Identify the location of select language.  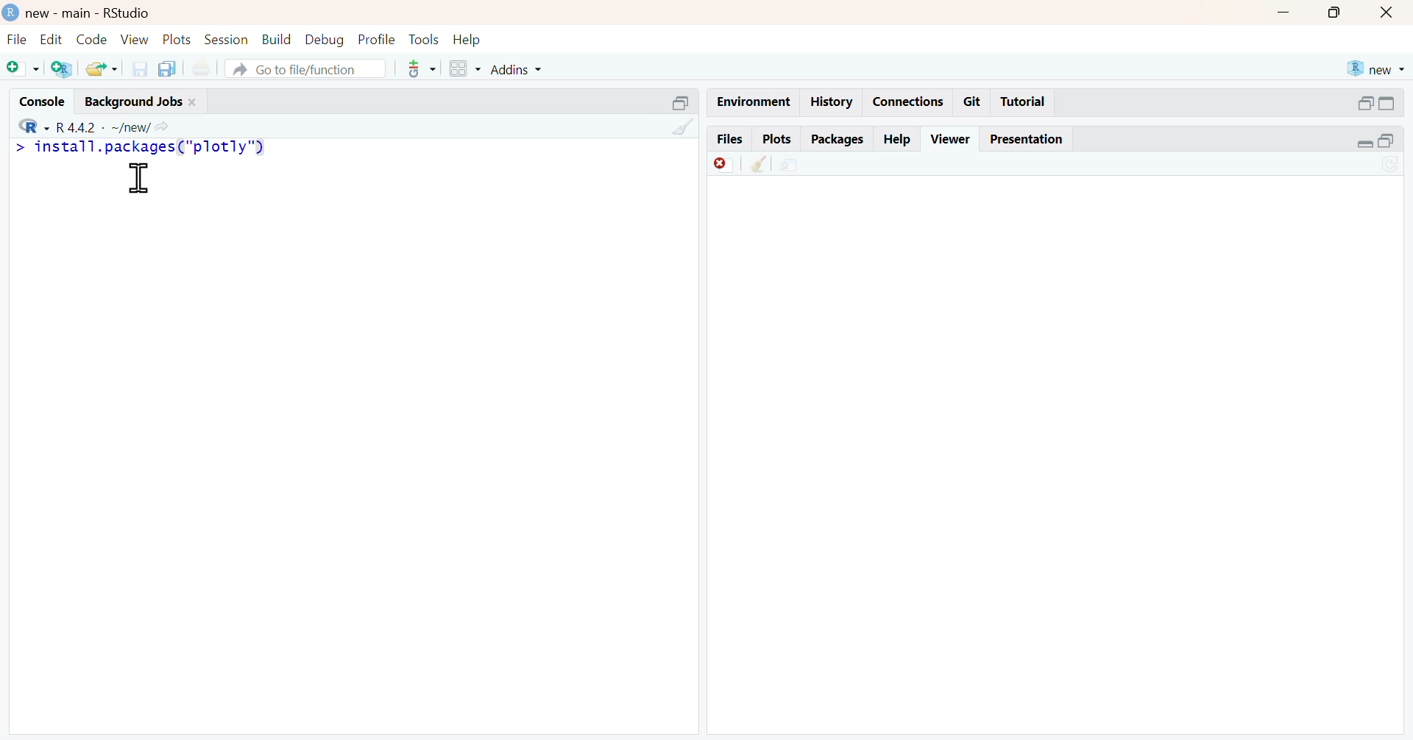
(26, 125).